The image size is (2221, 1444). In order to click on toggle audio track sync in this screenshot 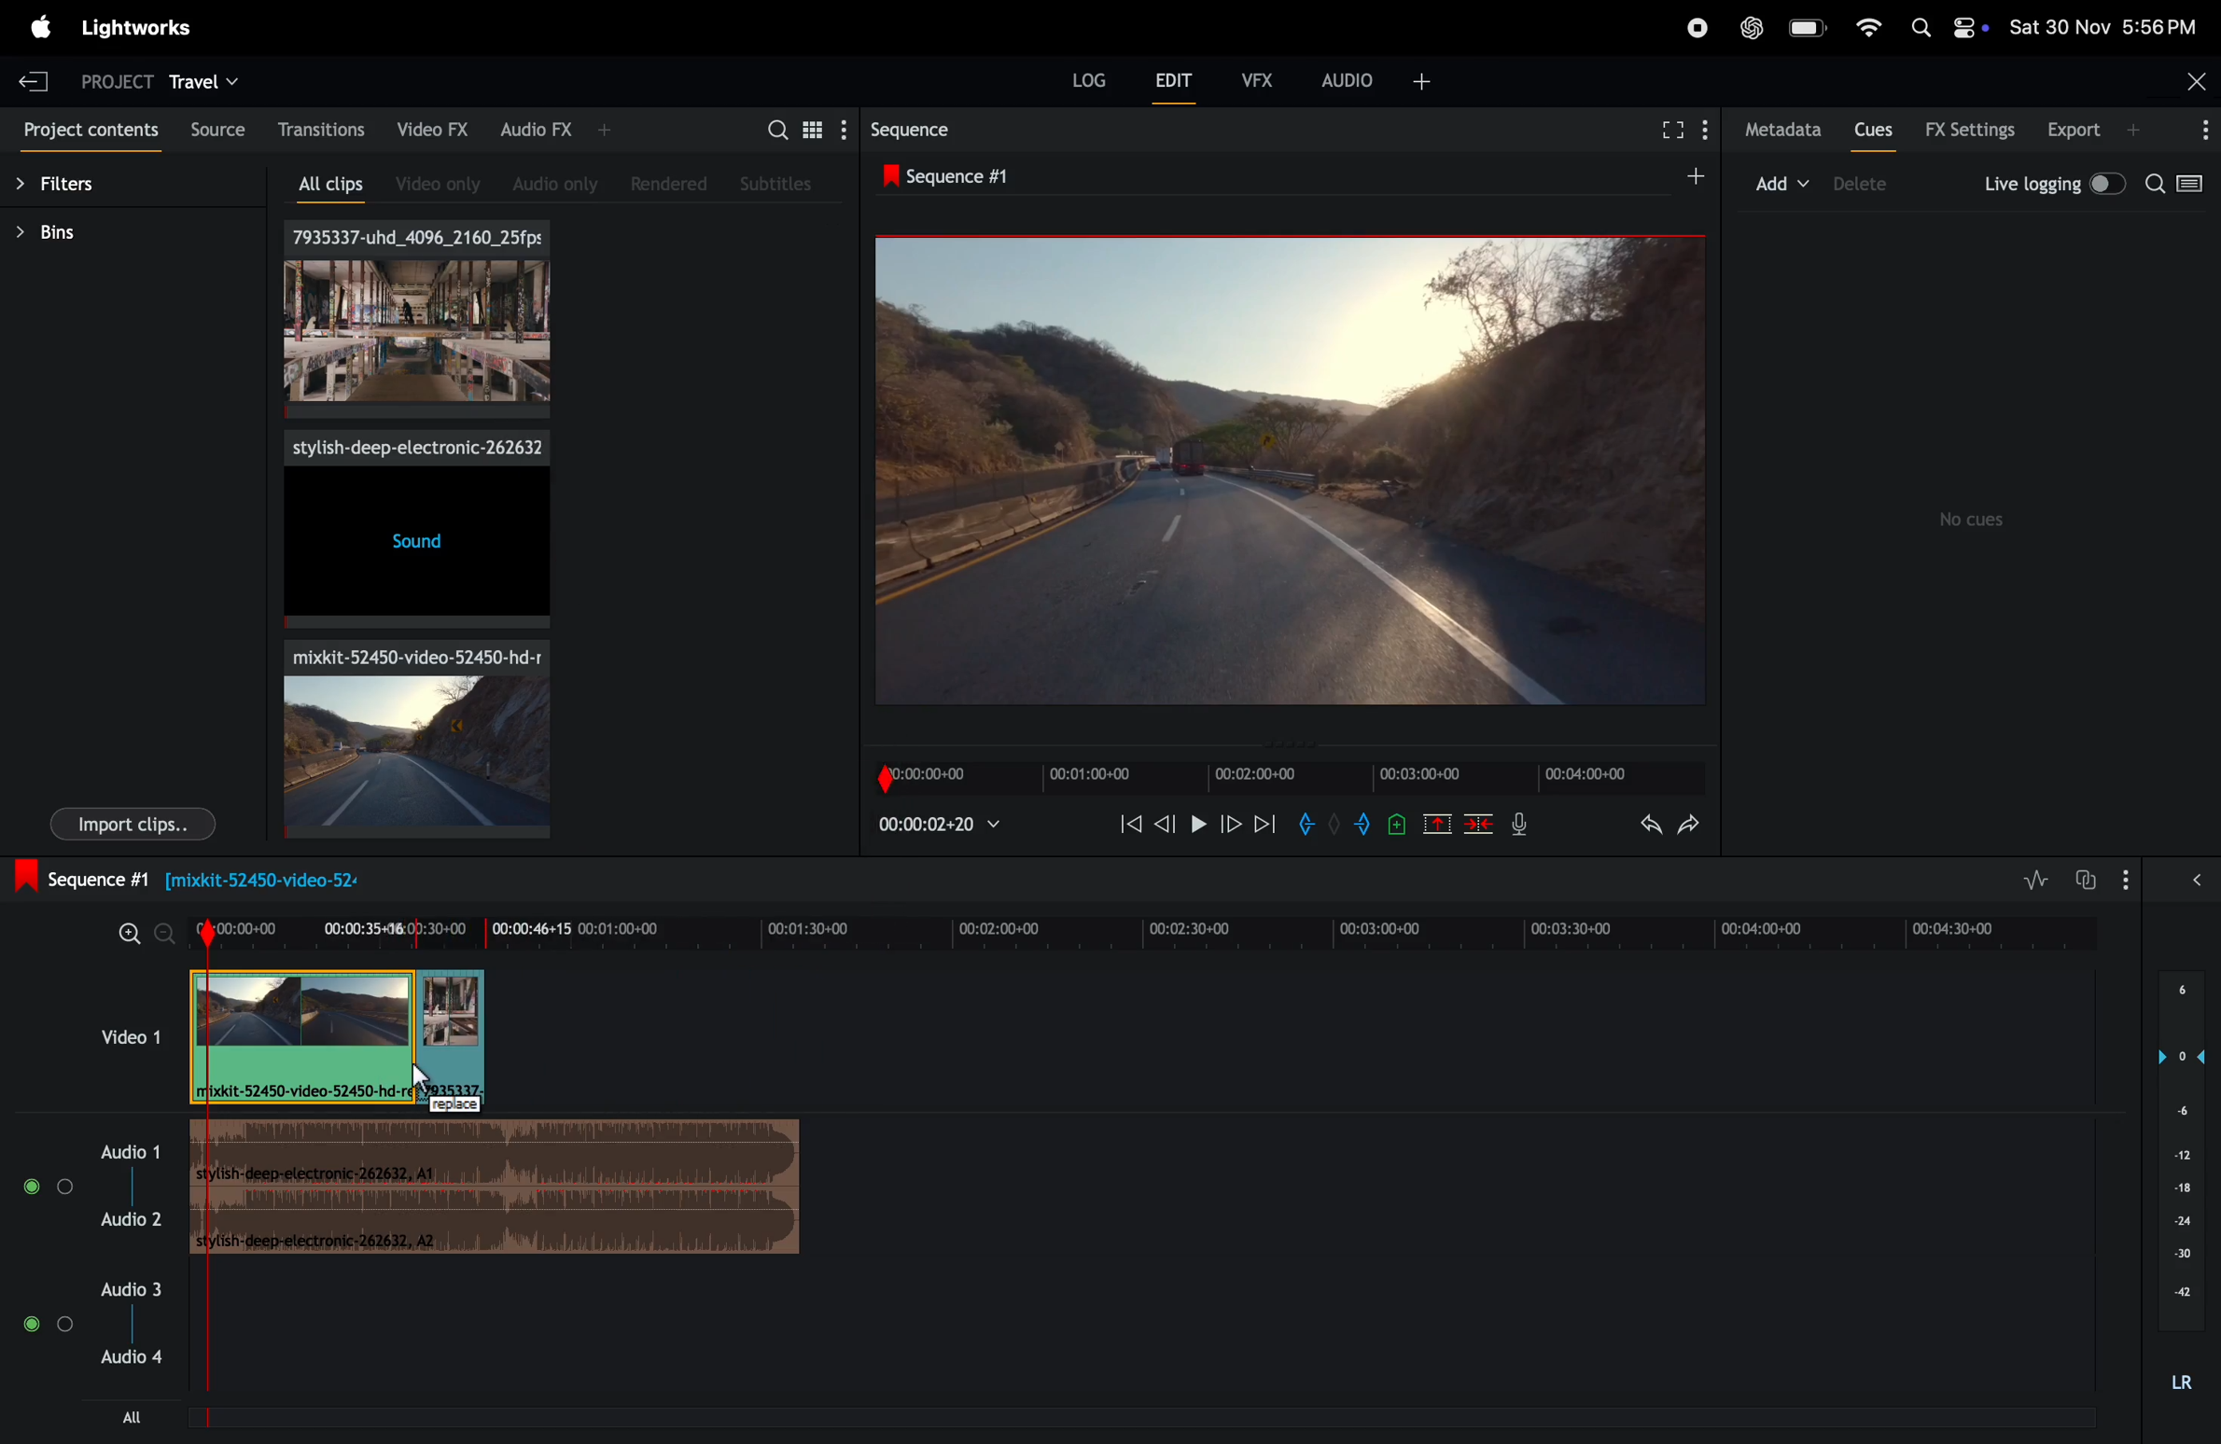, I will do `click(2089, 877)`.